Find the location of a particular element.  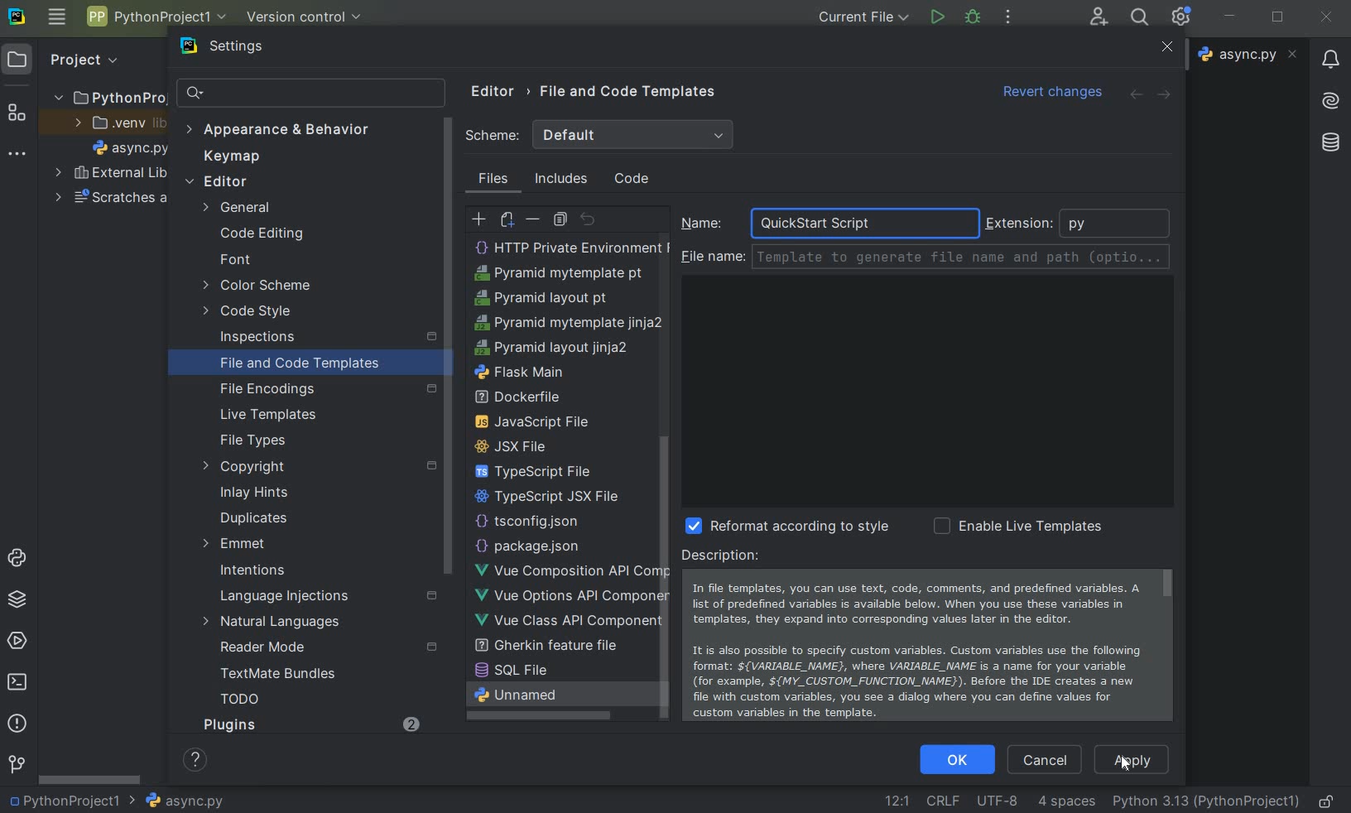

AI Assistant is located at coordinates (1326, 98).